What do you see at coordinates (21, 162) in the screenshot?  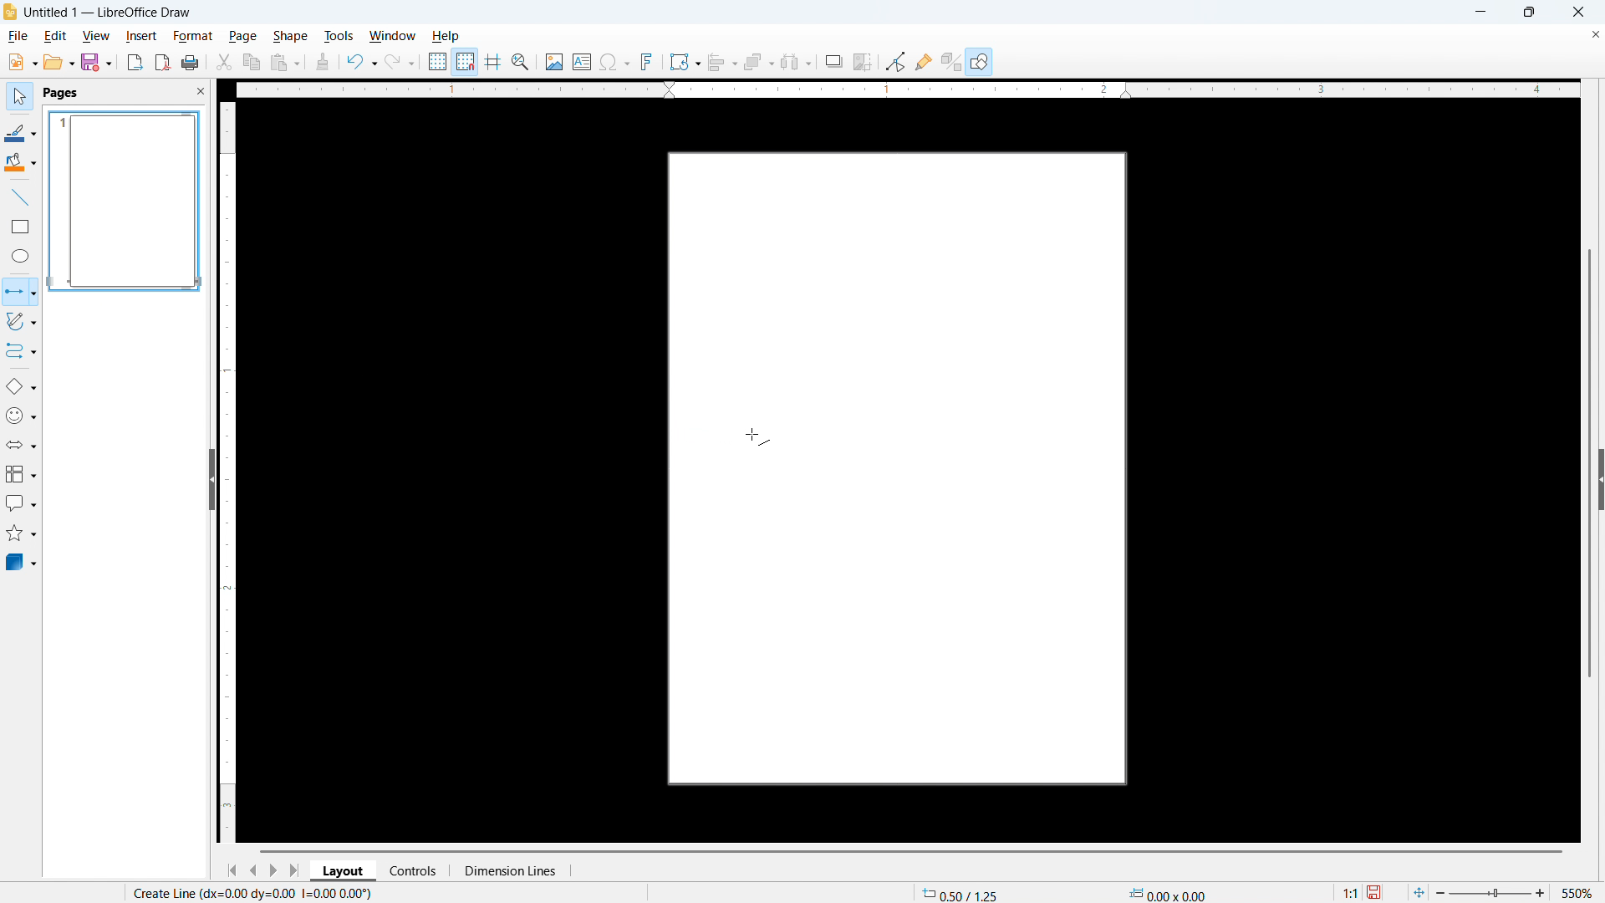 I see `Background colour ` at bounding box center [21, 162].